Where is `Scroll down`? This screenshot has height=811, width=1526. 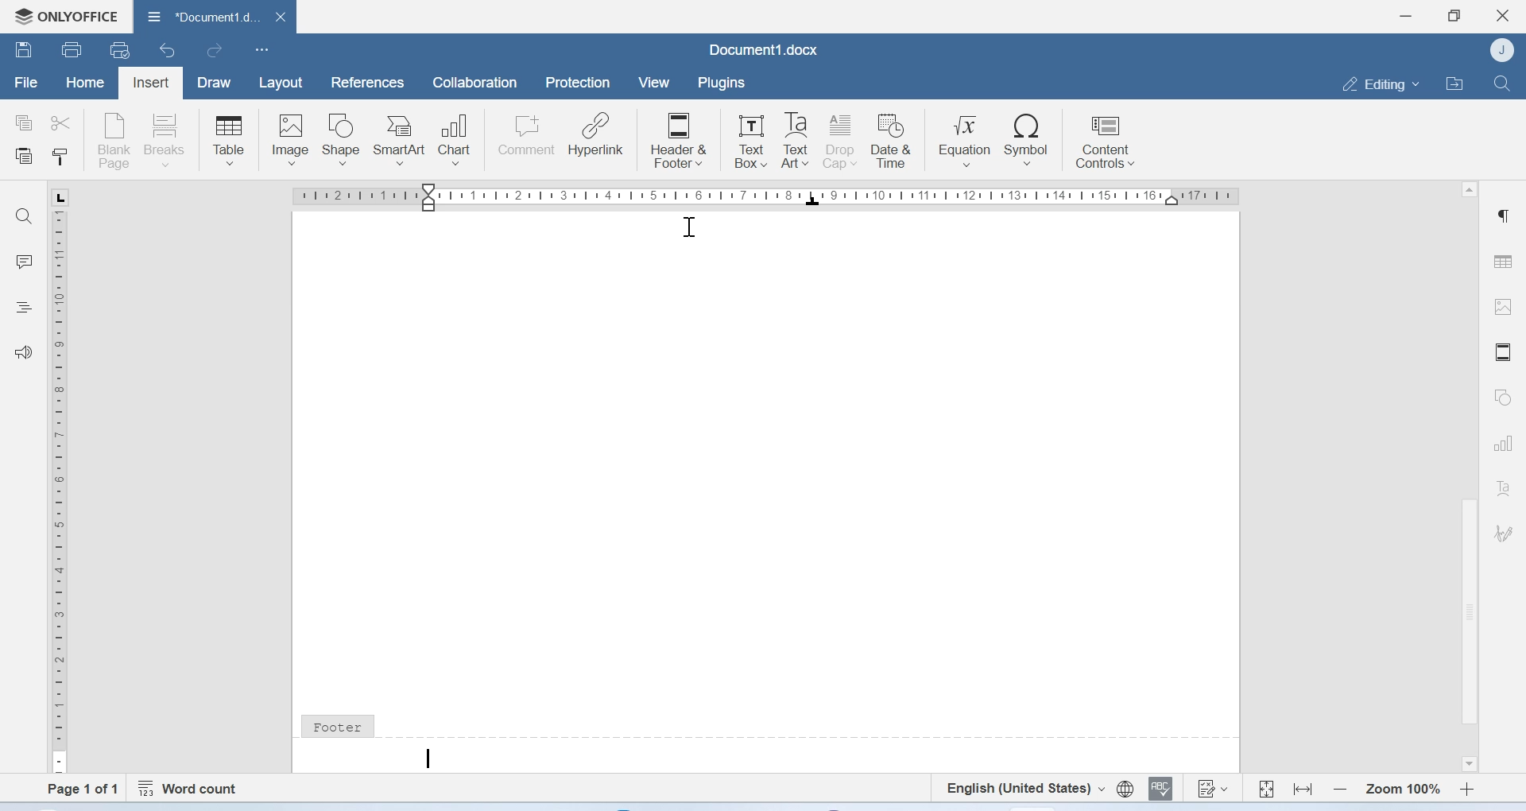 Scroll down is located at coordinates (1467, 764).